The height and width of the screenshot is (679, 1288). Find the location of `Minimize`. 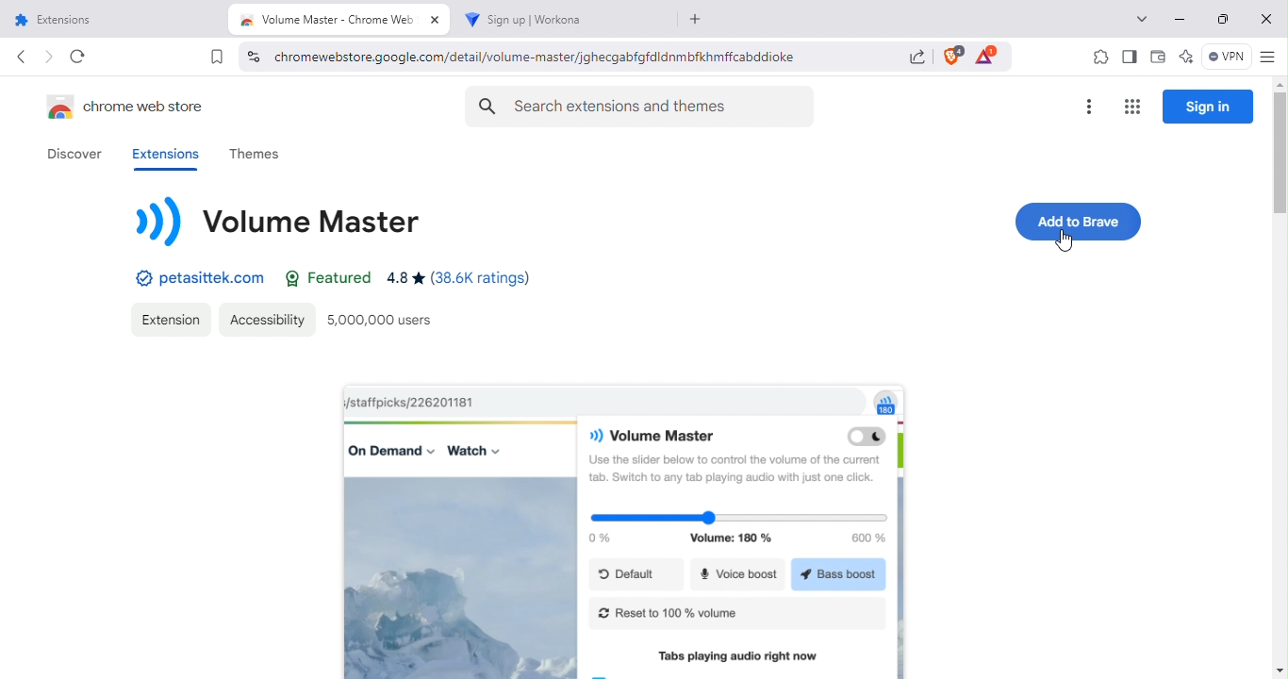

Minimize is located at coordinates (1179, 22).